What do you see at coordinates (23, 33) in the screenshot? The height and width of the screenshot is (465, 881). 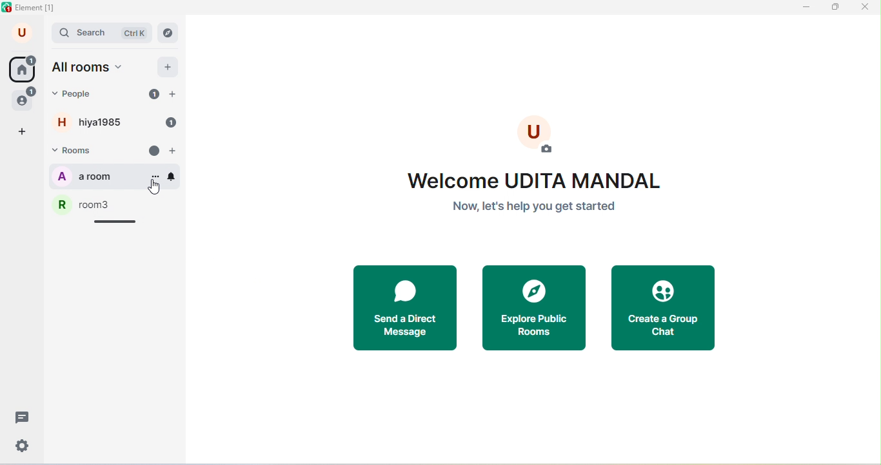 I see `account` at bounding box center [23, 33].